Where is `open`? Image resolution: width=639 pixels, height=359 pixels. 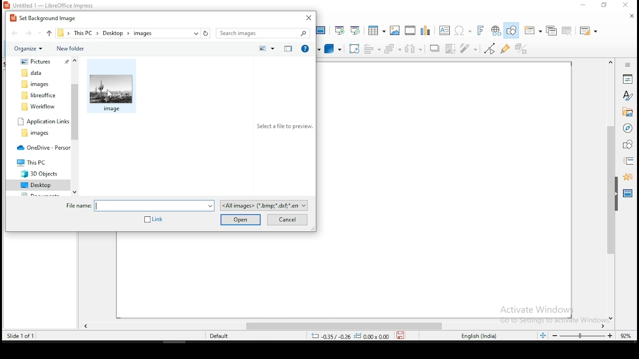
open is located at coordinates (239, 219).